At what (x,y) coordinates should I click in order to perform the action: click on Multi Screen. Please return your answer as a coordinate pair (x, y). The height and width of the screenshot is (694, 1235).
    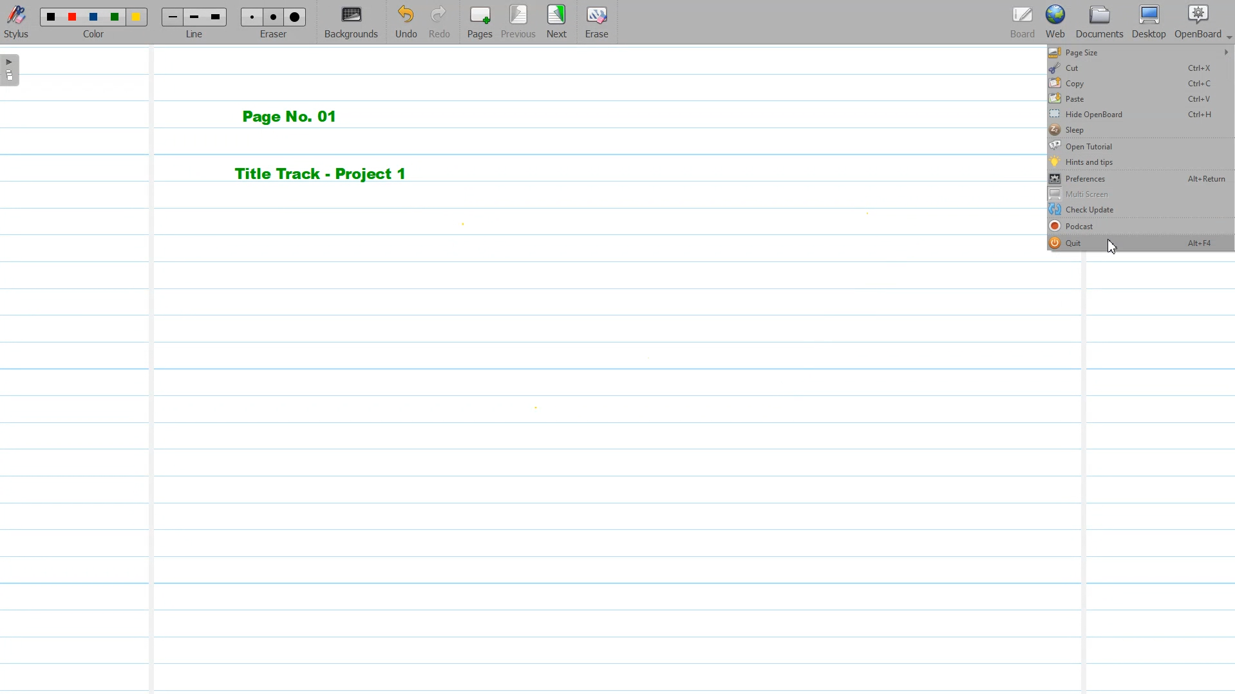
    Looking at the image, I should click on (1141, 193).